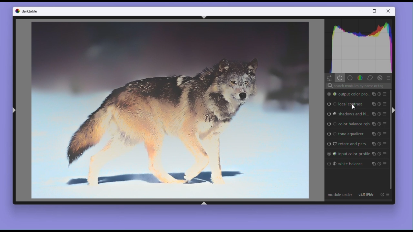  Describe the element at coordinates (329, 78) in the screenshot. I see `quick access panel` at that location.